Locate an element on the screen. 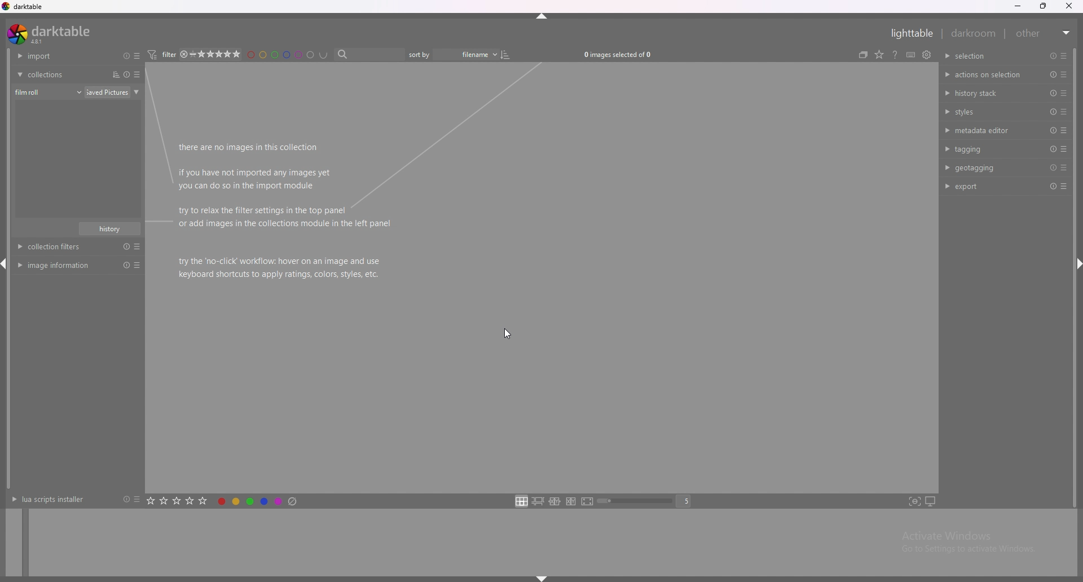 This screenshot has height=582, width=1083. presets is located at coordinates (1064, 75).